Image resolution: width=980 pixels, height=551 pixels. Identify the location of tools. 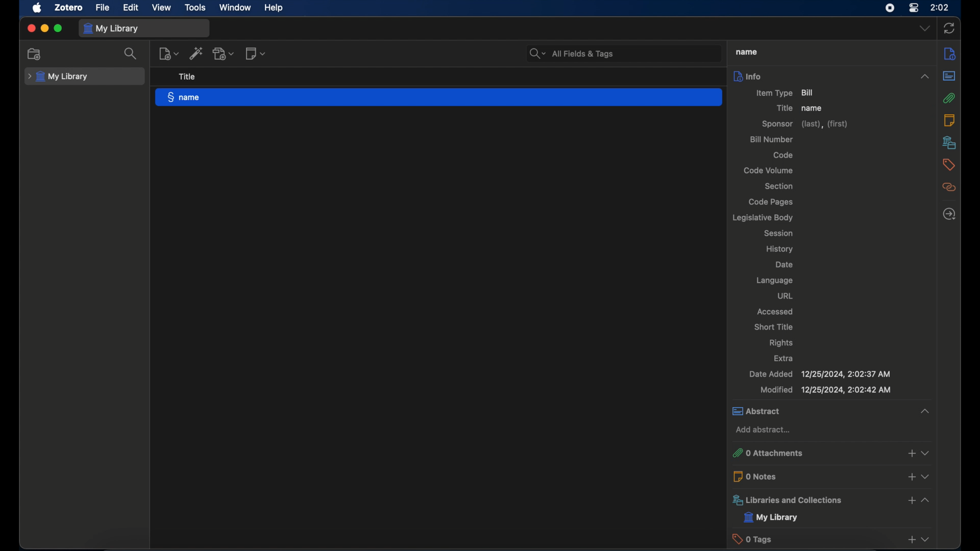
(195, 7).